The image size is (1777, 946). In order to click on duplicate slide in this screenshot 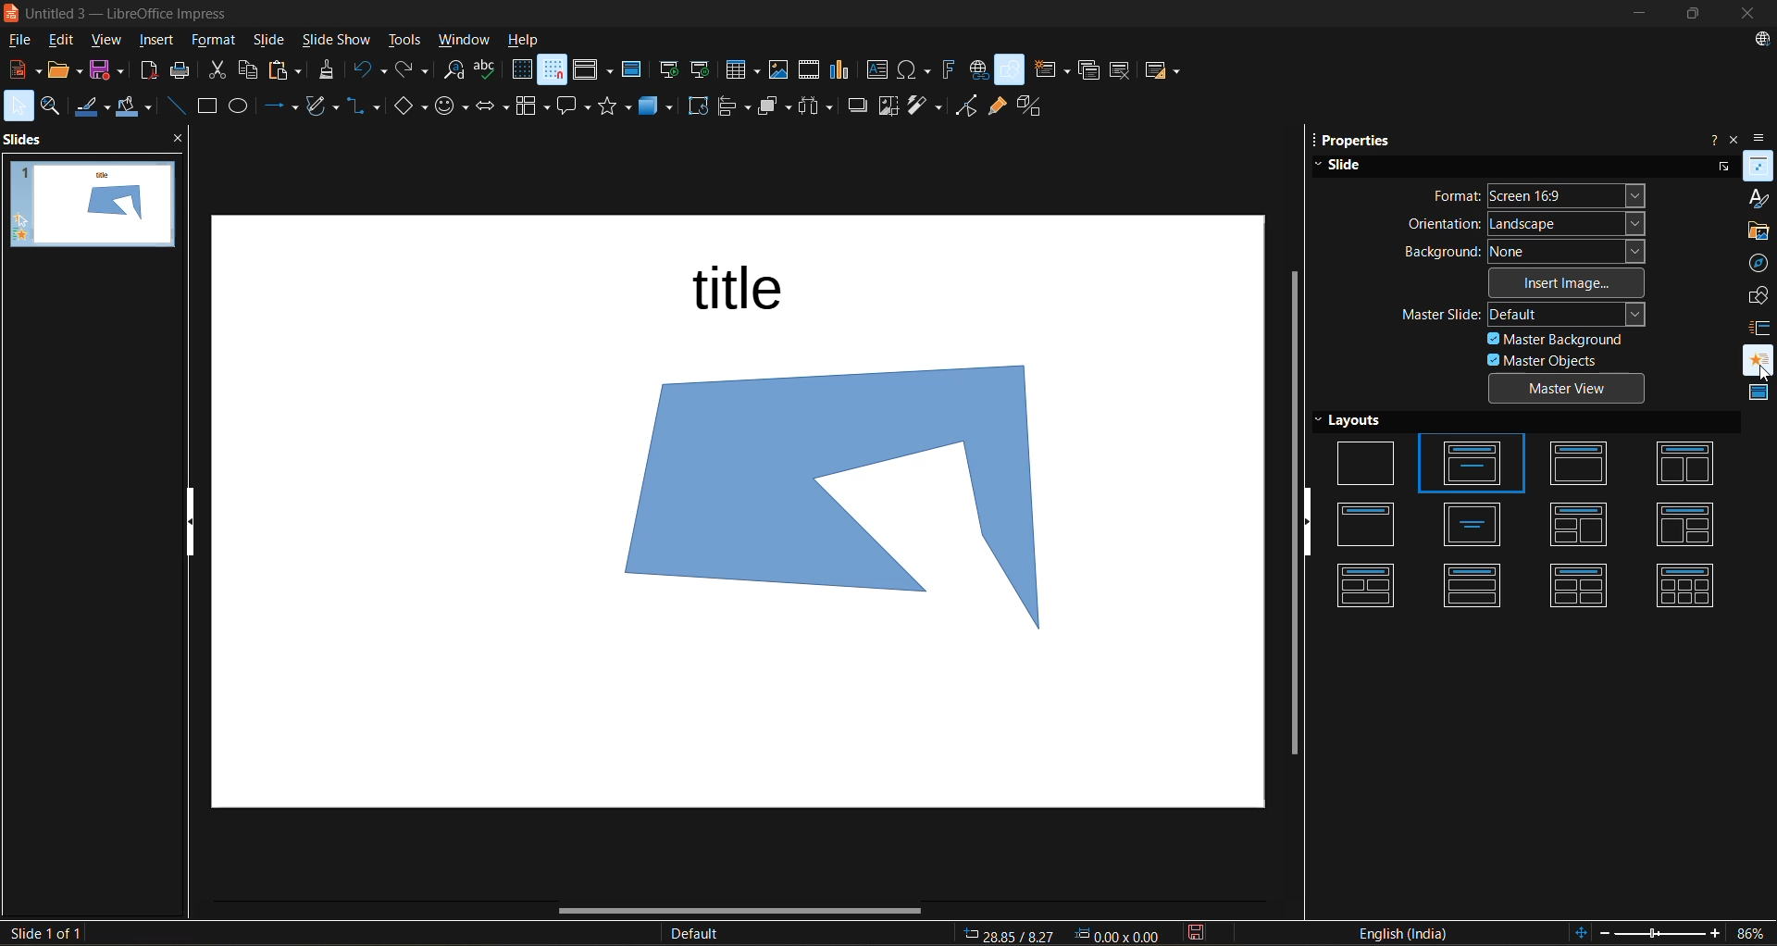, I will do `click(1089, 70)`.